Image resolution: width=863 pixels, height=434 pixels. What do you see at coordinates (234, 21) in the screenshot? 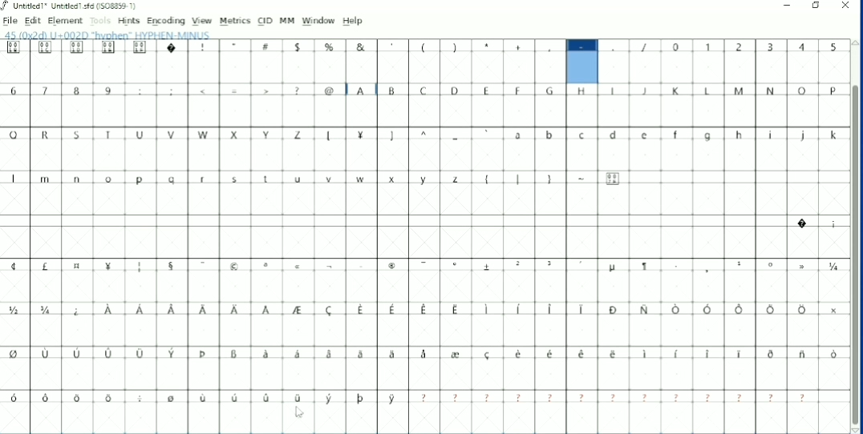
I see `Metrics` at bounding box center [234, 21].